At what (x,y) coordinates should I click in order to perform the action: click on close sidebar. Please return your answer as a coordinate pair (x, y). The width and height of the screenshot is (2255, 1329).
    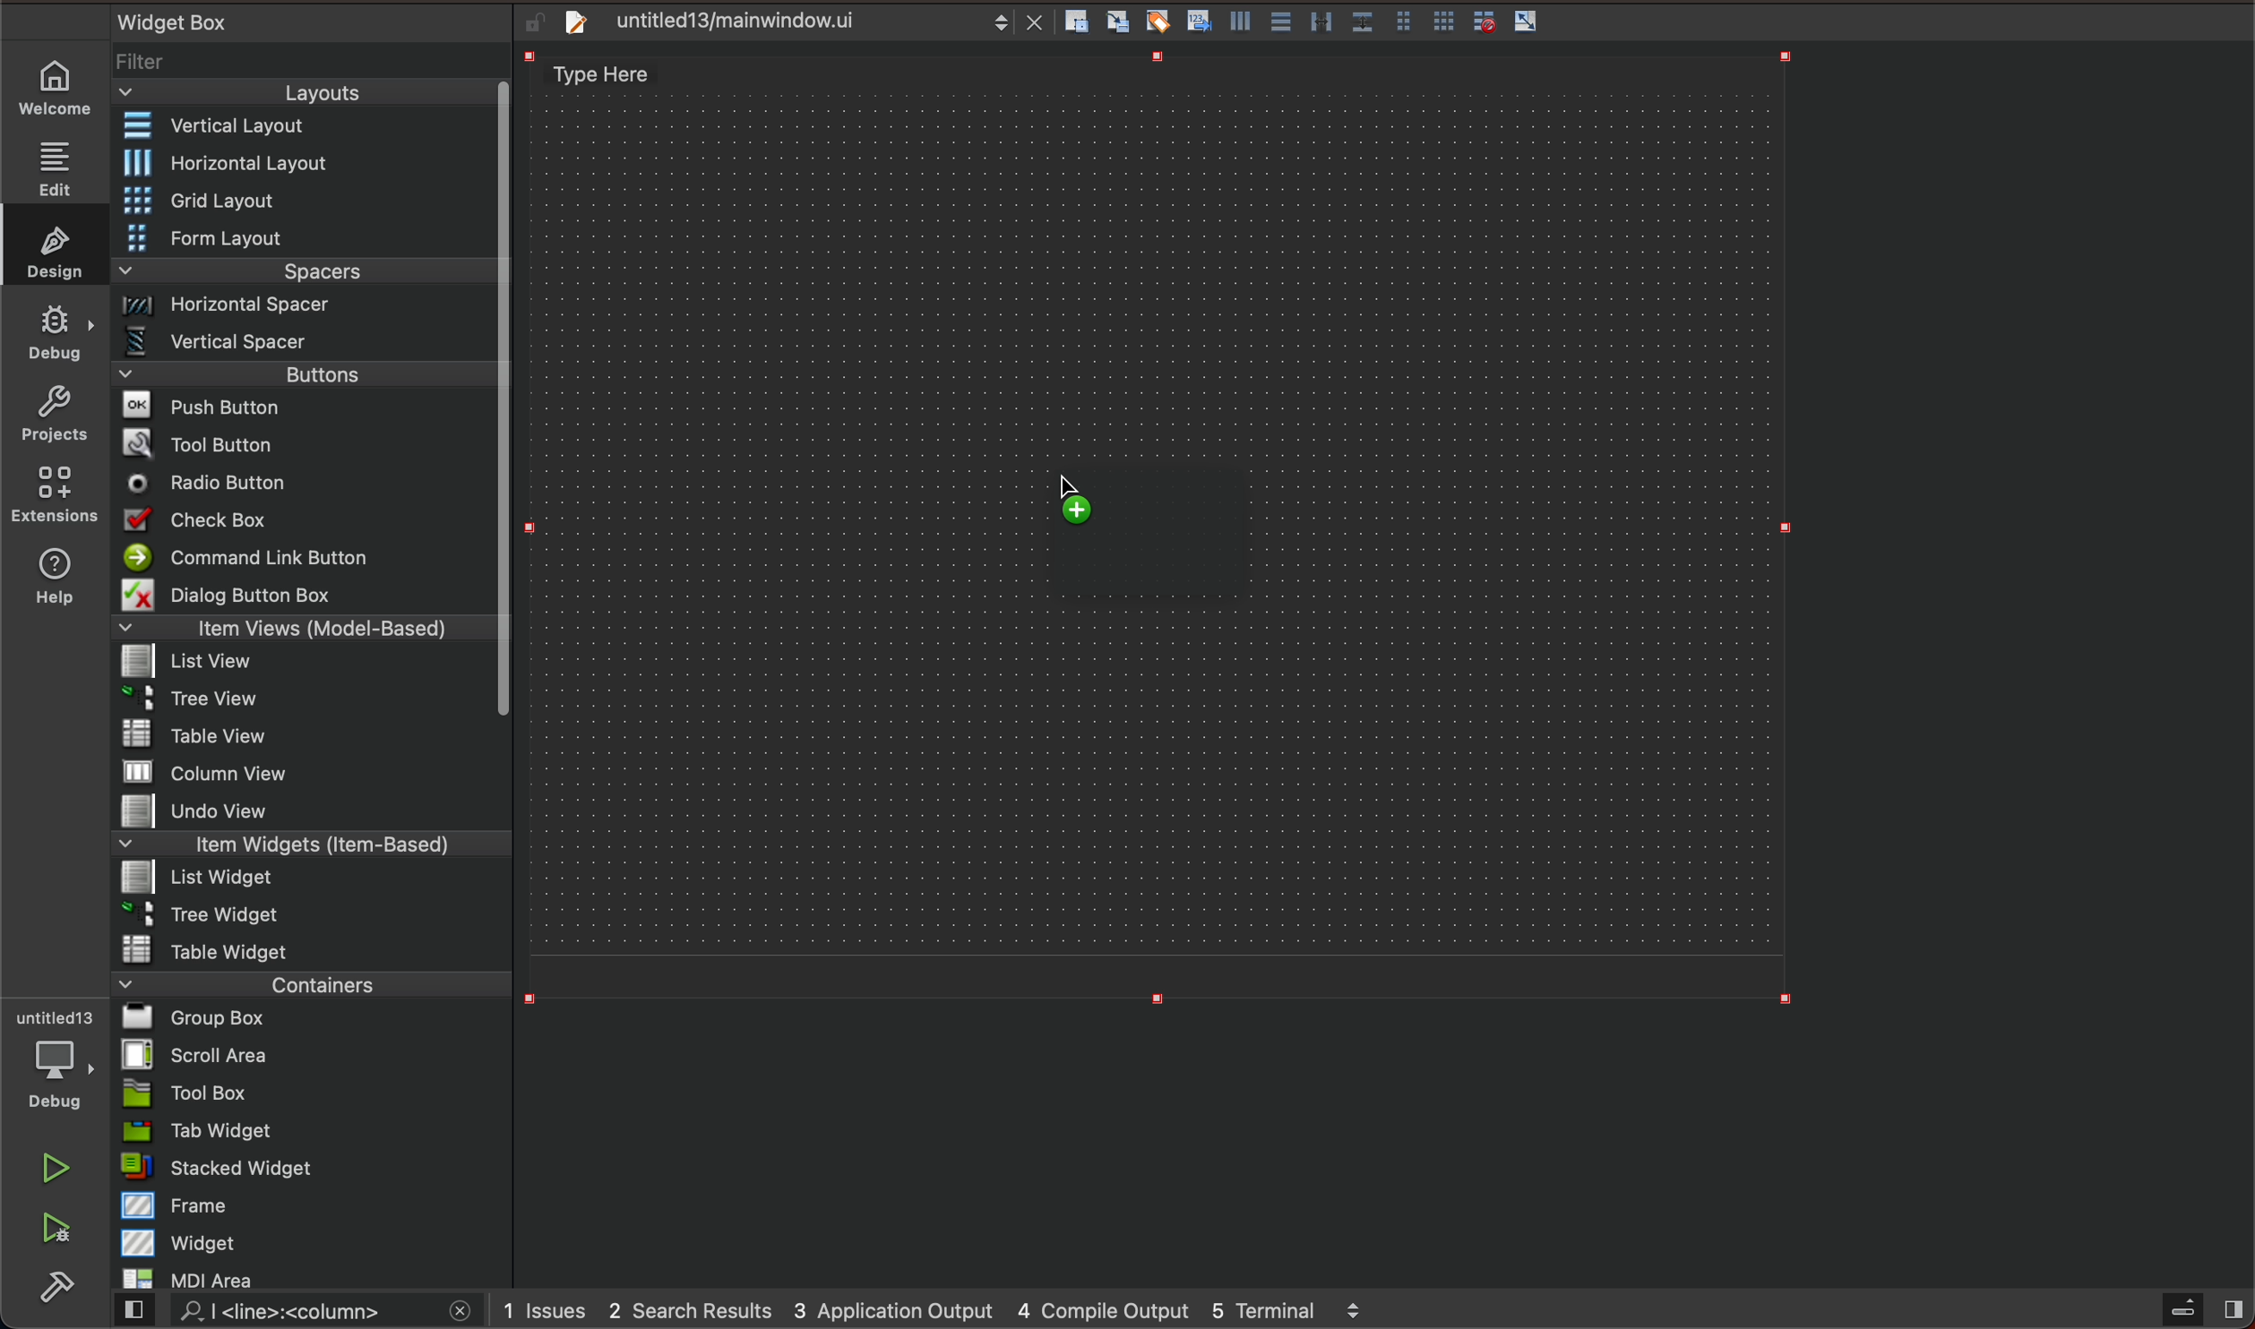
    Looking at the image, I should click on (2199, 1310).